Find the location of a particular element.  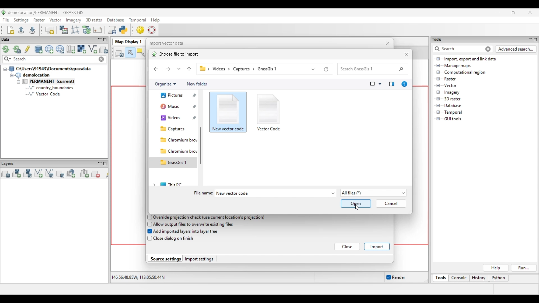

Minimize is located at coordinates (497, 12).